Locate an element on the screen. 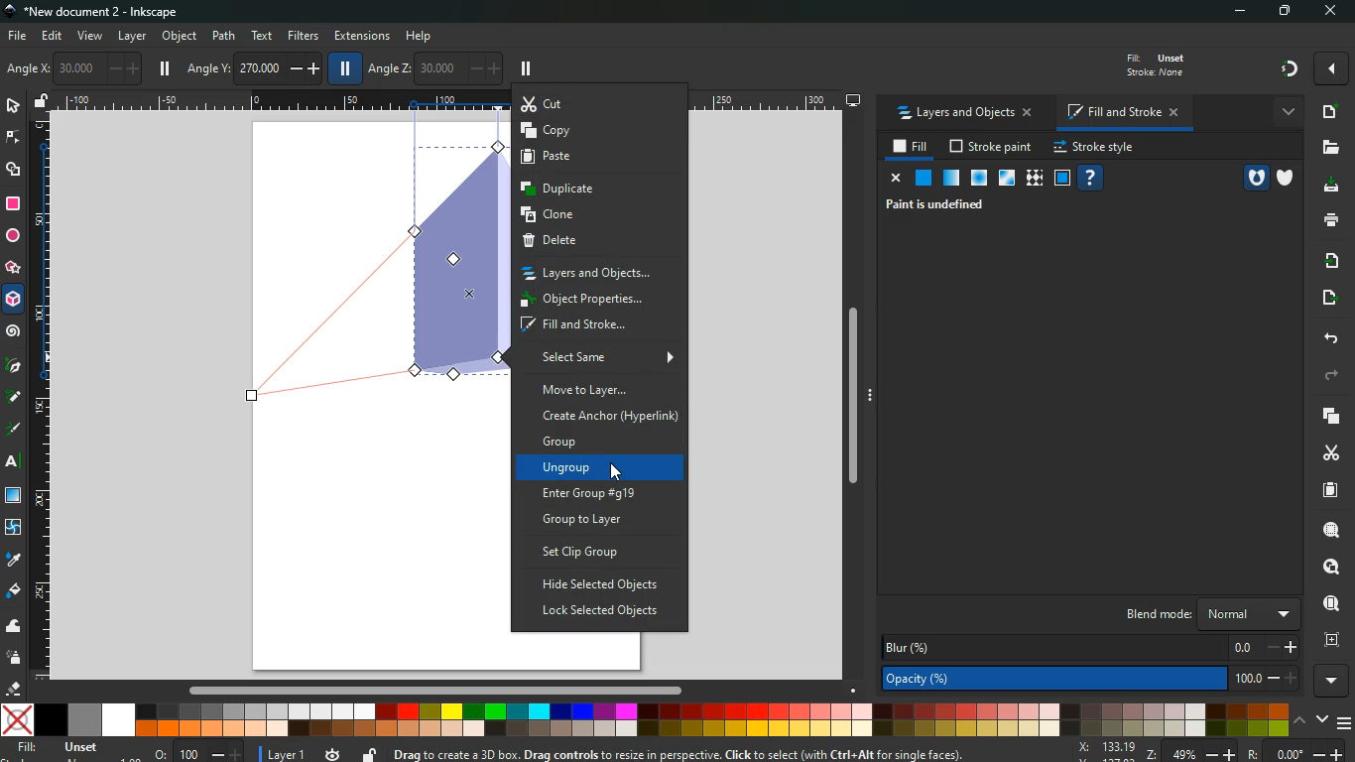 This screenshot has width=1355, height=762. gradient is located at coordinates (1291, 67).